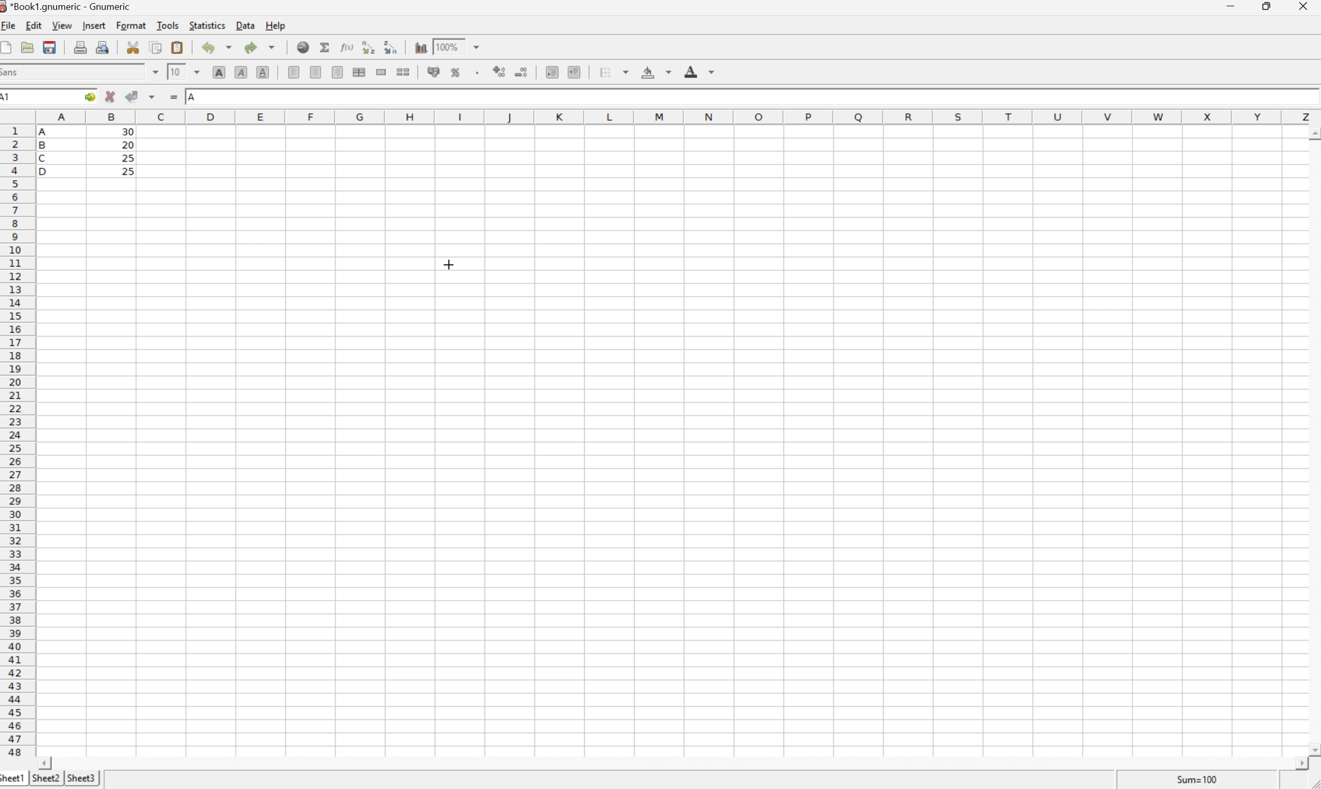 This screenshot has height=789, width=1321. I want to click on A, so click(193, 97).